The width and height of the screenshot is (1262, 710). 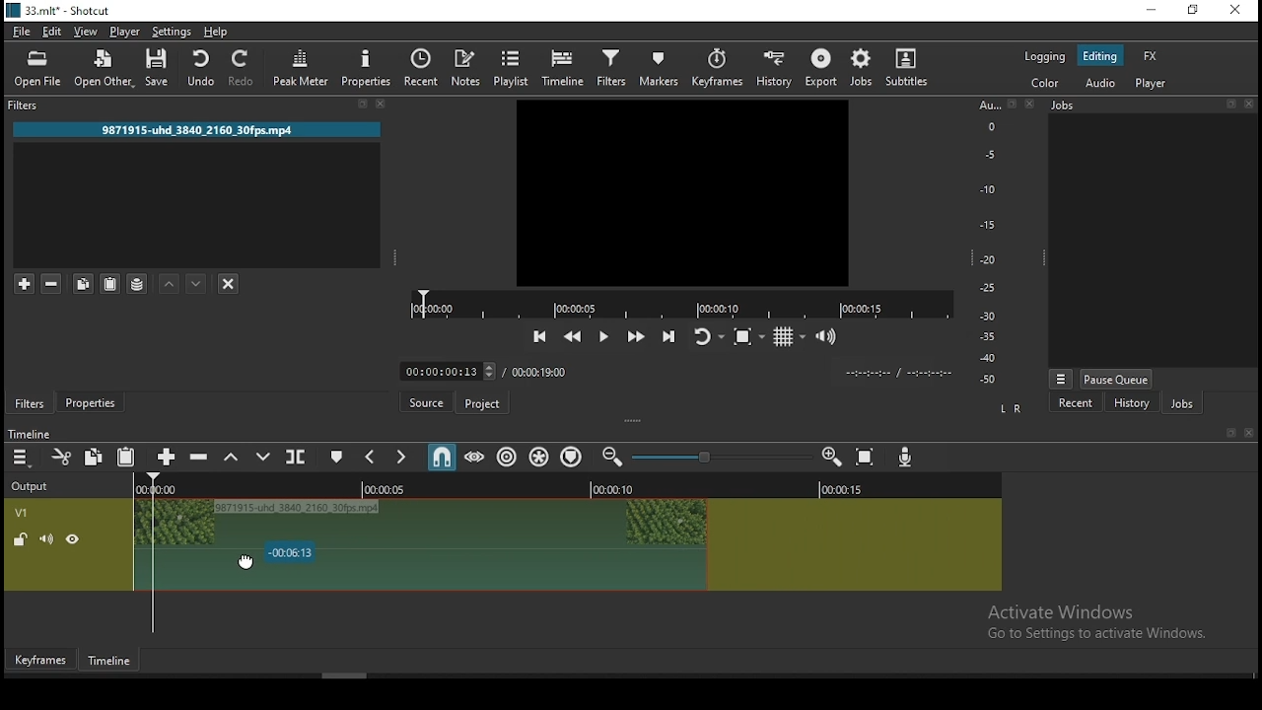 I want to click on video track, so click(x=855, y=534).